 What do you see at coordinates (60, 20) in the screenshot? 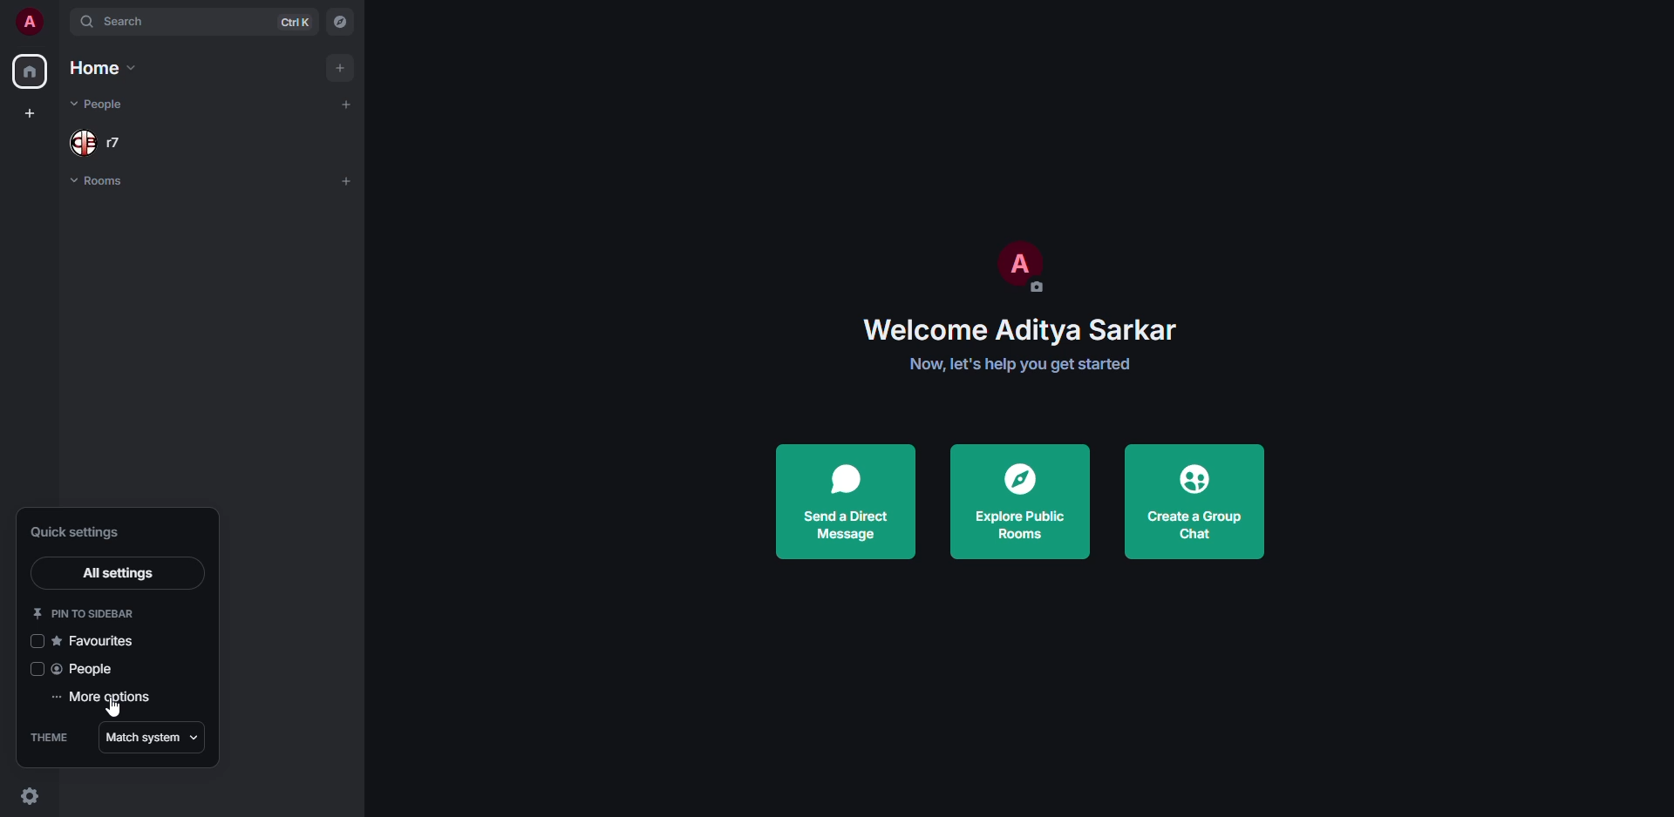
I see `expand` at bounding box center [60, 20].